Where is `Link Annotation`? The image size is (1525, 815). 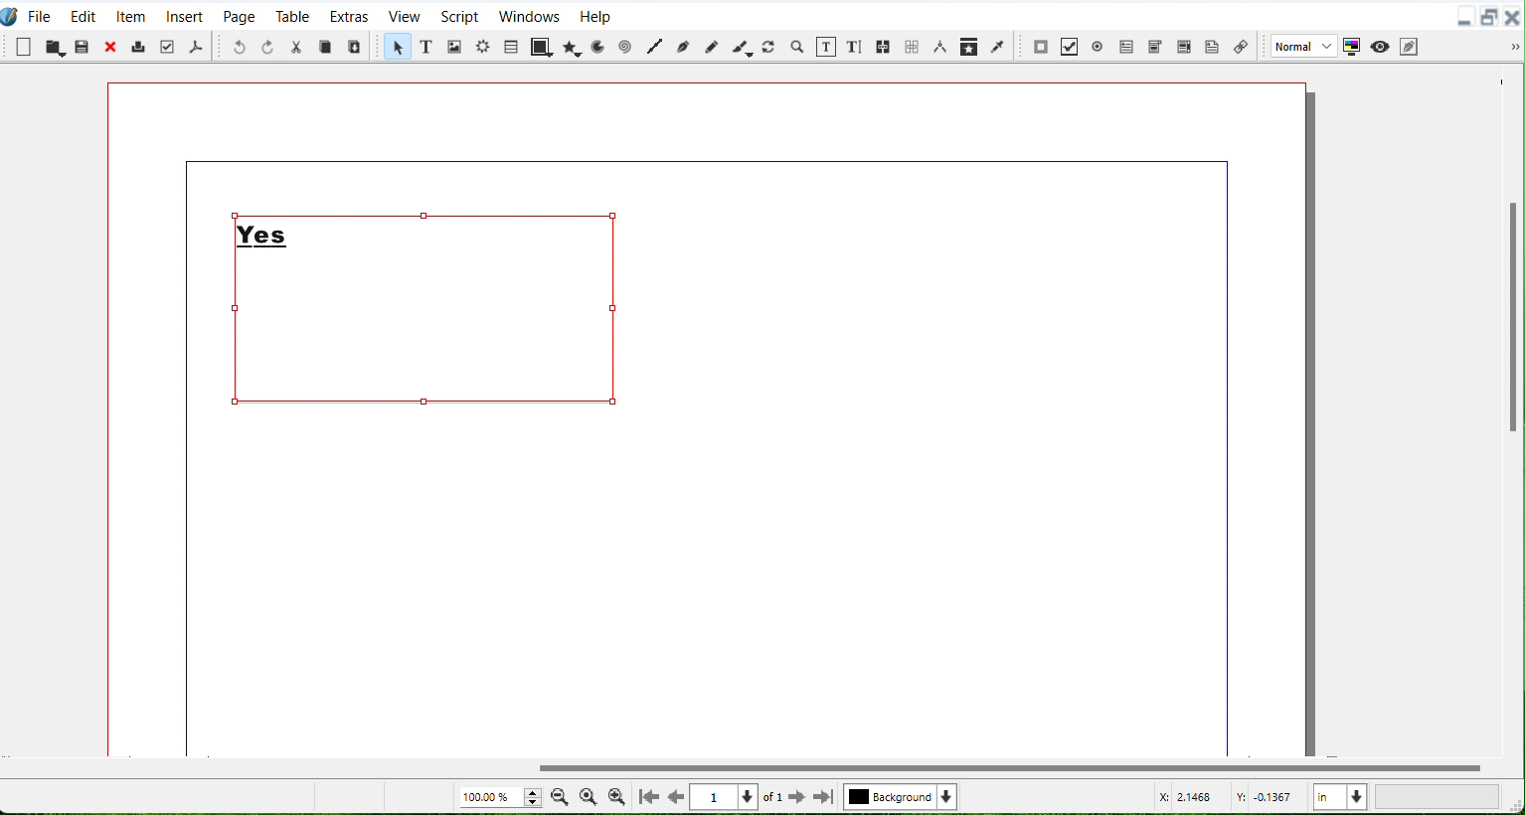
Link Annotation is located at coordinates (1241, 44).